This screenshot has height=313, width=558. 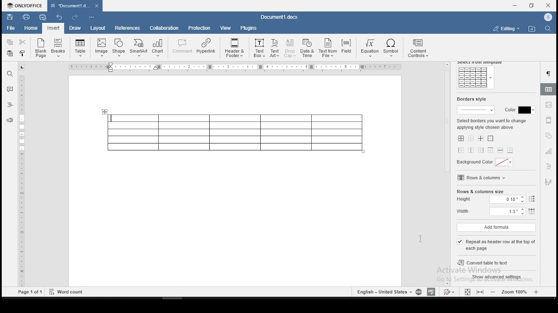 I want to click on repeat as header row at the top of each page, so click(x=498, y=245).